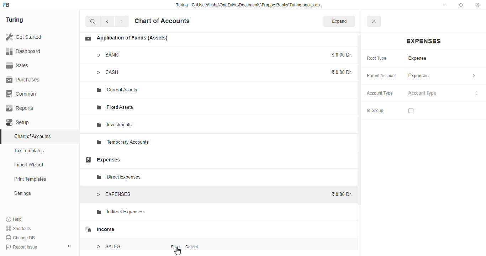  Describe the element at coordinates (380, 93) in the screenshot. I see `account type` at that location.